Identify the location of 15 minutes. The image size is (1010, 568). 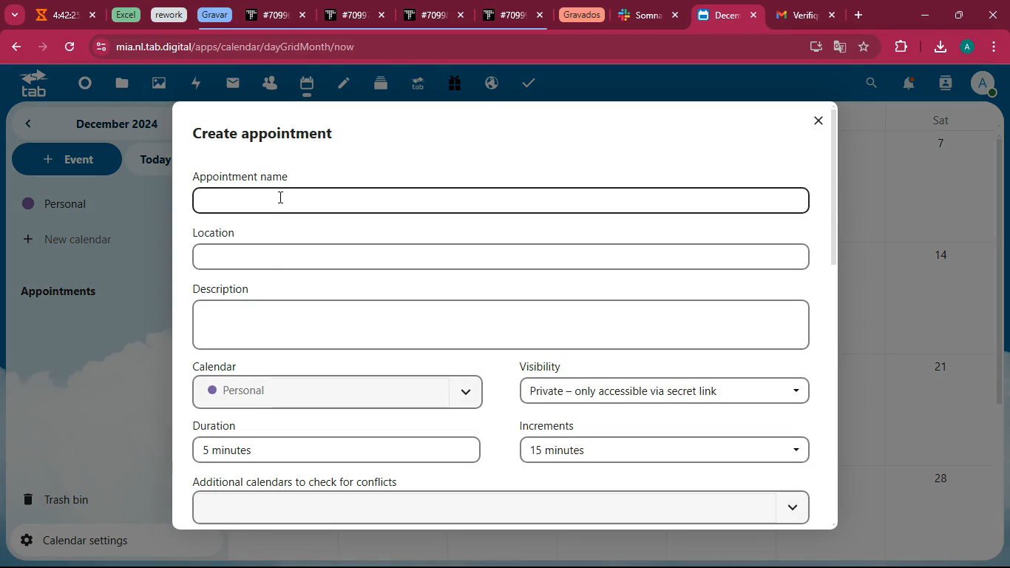
(662, 452).